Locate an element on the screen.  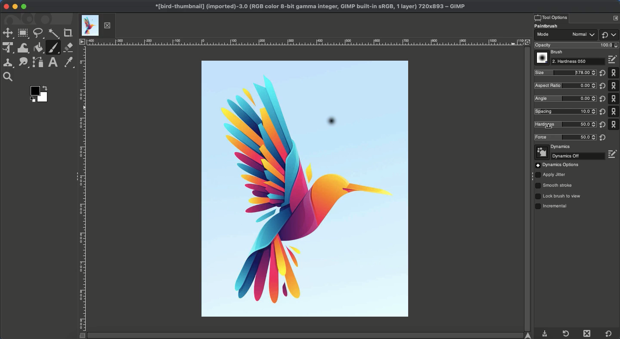
Options is located at coordinates (557, 165).